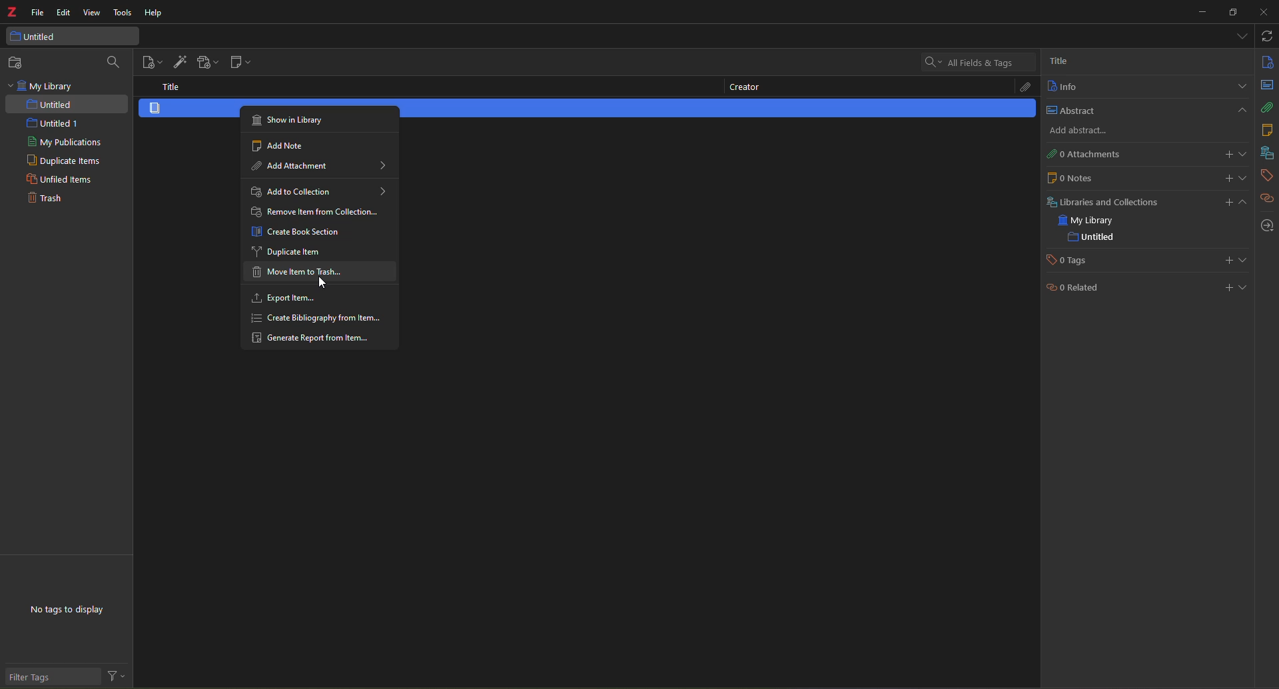 The height and width of the screenshot is (689, 1279). What do you see at coordinates (172, 86) in the screenshot?
I see `title` at bounding box center [172, 86].